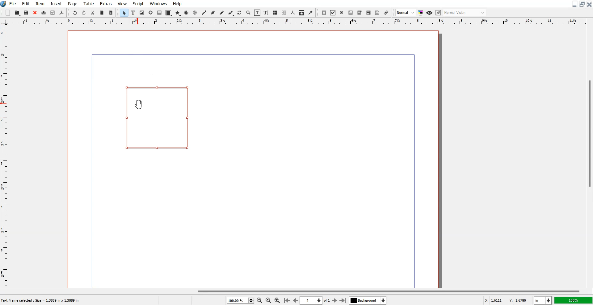  What do you see at coordinates (277, 300) in the screenshot?
I see `Zoom In` at bounding box center [277, 300].